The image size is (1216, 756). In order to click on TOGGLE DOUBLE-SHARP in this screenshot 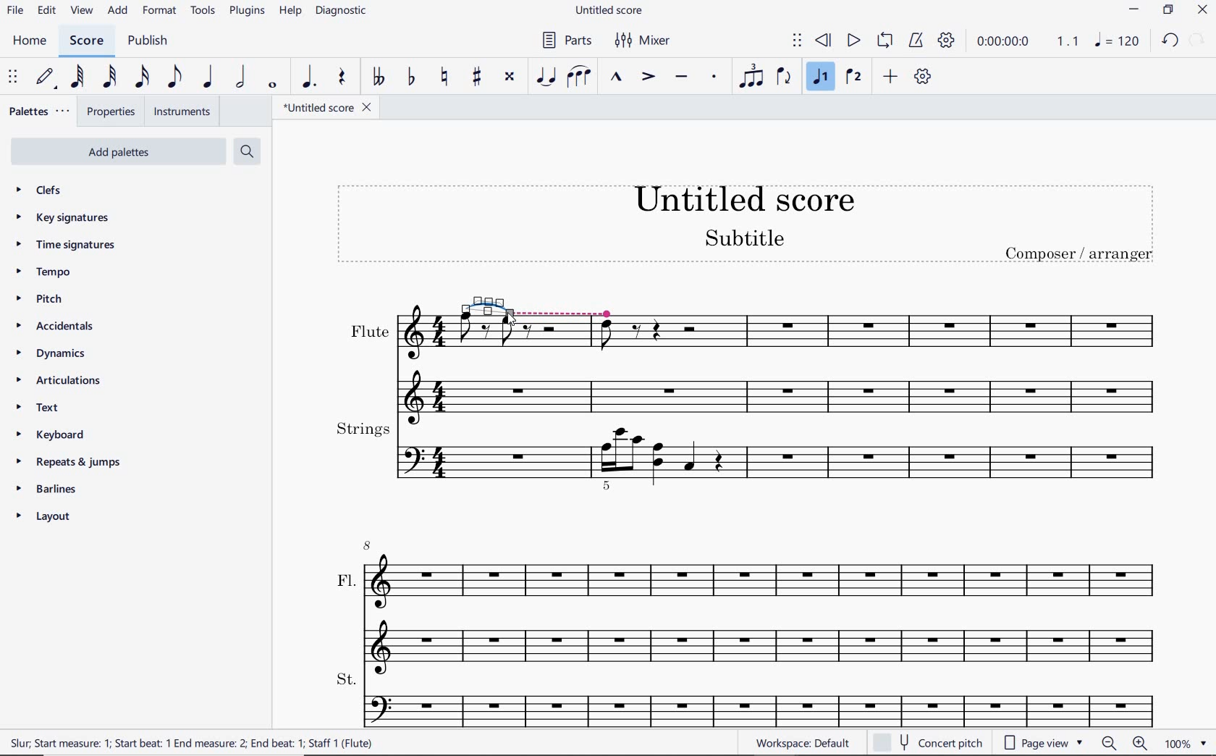, I will do `click(510, 77)`.